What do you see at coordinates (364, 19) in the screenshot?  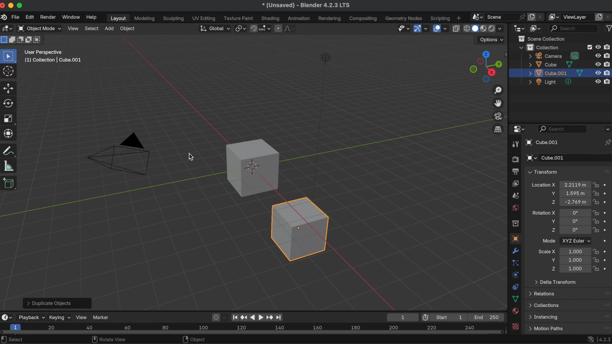 I see `composting` at bounding box center [364, 19].